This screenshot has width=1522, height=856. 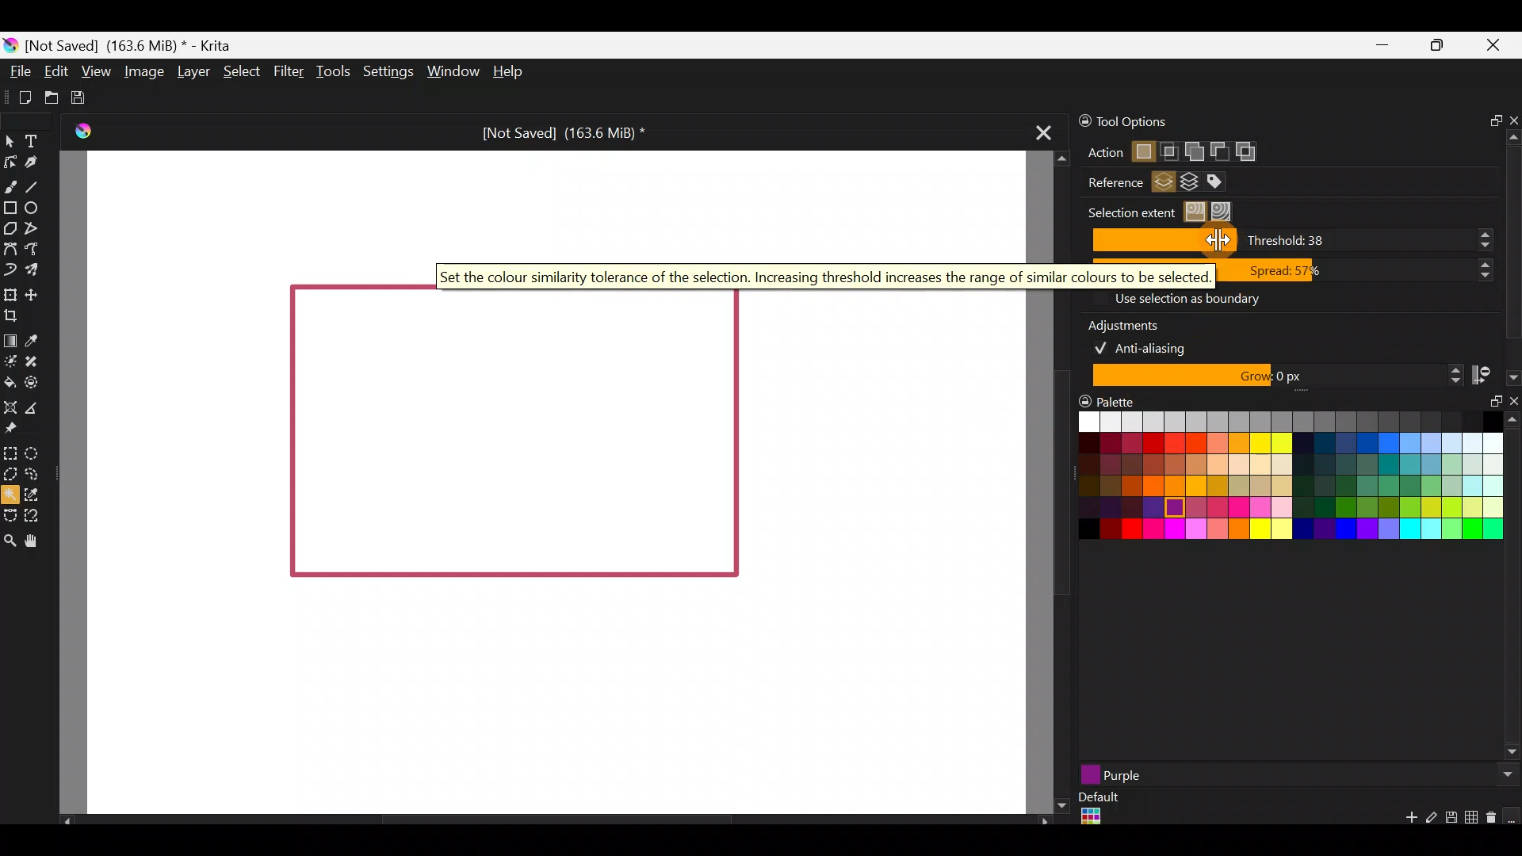 What do you see at coordinates (35, 338) in the screenshot?
I see `Sample a colour from the image/current layer` at bounding box center [35, 338].